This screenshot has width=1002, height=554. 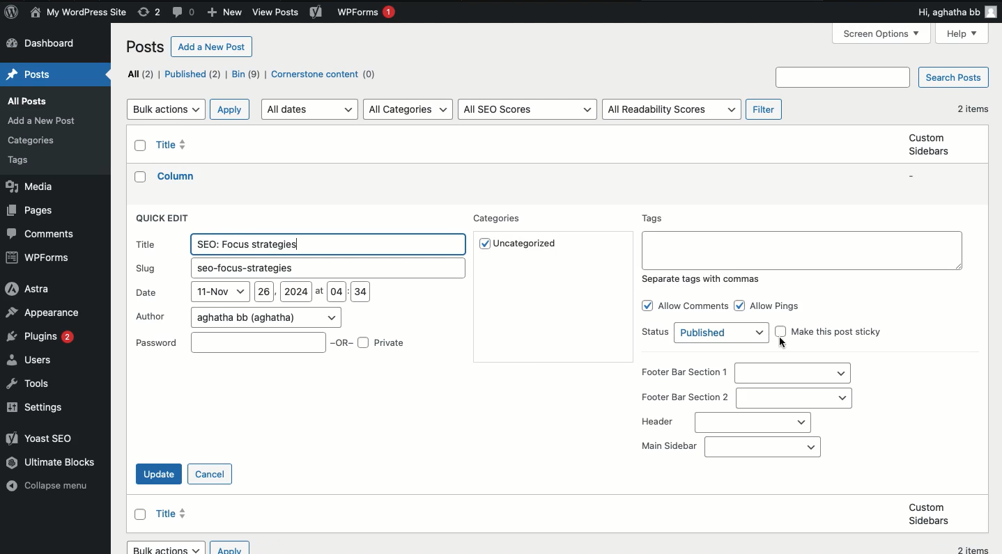 What do you see at coordinates (801, 249) in the screenshot?
I see `Text` at bounding box center [801, 249].